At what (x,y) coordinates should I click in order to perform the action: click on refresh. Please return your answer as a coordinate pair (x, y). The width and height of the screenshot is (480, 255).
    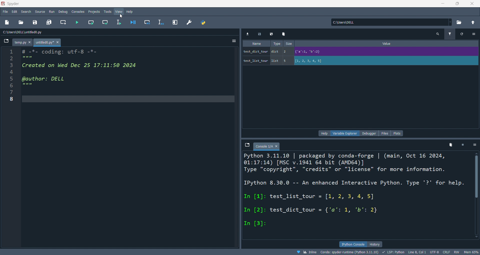
    Looking at the image, I should click on (461, 34).